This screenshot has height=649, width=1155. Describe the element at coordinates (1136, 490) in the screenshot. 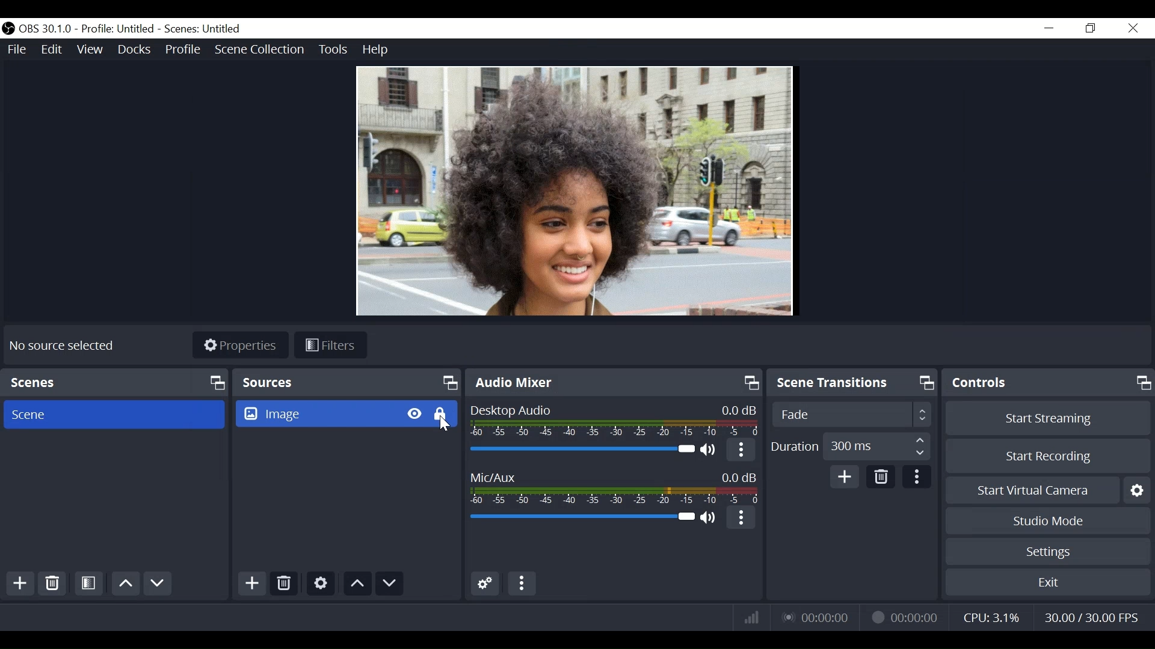

I see `Settings` at that location.